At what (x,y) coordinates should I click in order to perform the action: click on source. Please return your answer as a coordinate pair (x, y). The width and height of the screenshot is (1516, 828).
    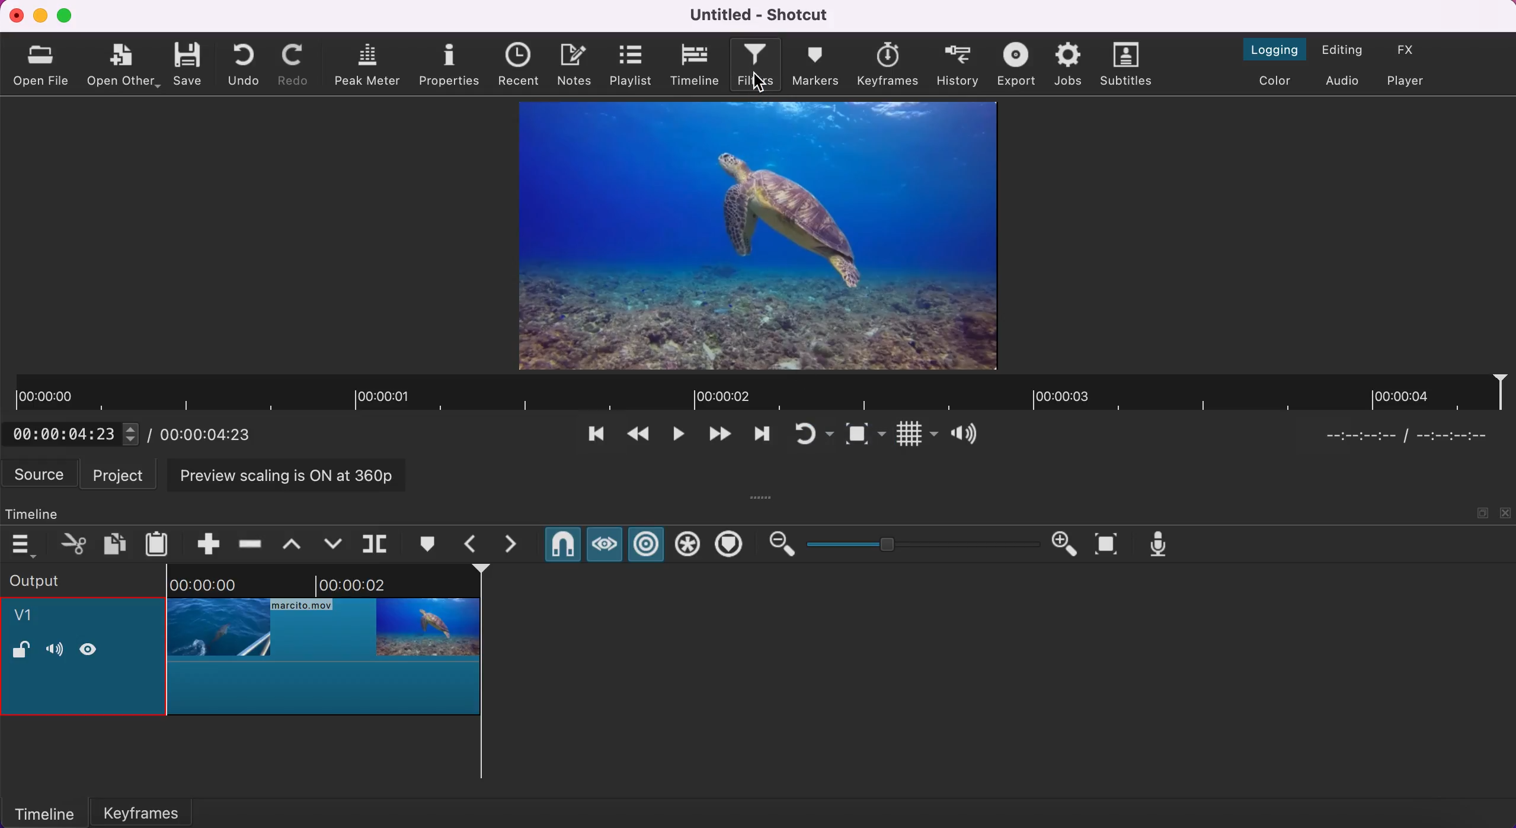
    Looking at the image, I should click on (41, 474).